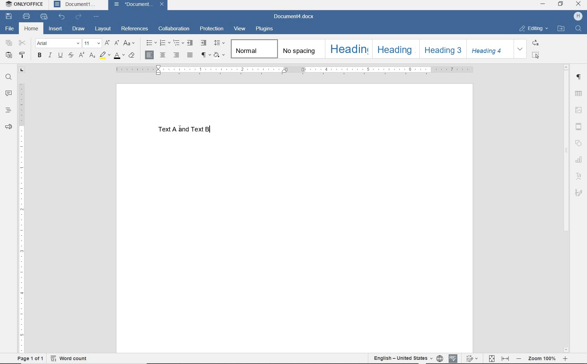 This screenshot has height=364, width=587. I want to click on NONPRINTING CHARACTERS, so click(205, 56).